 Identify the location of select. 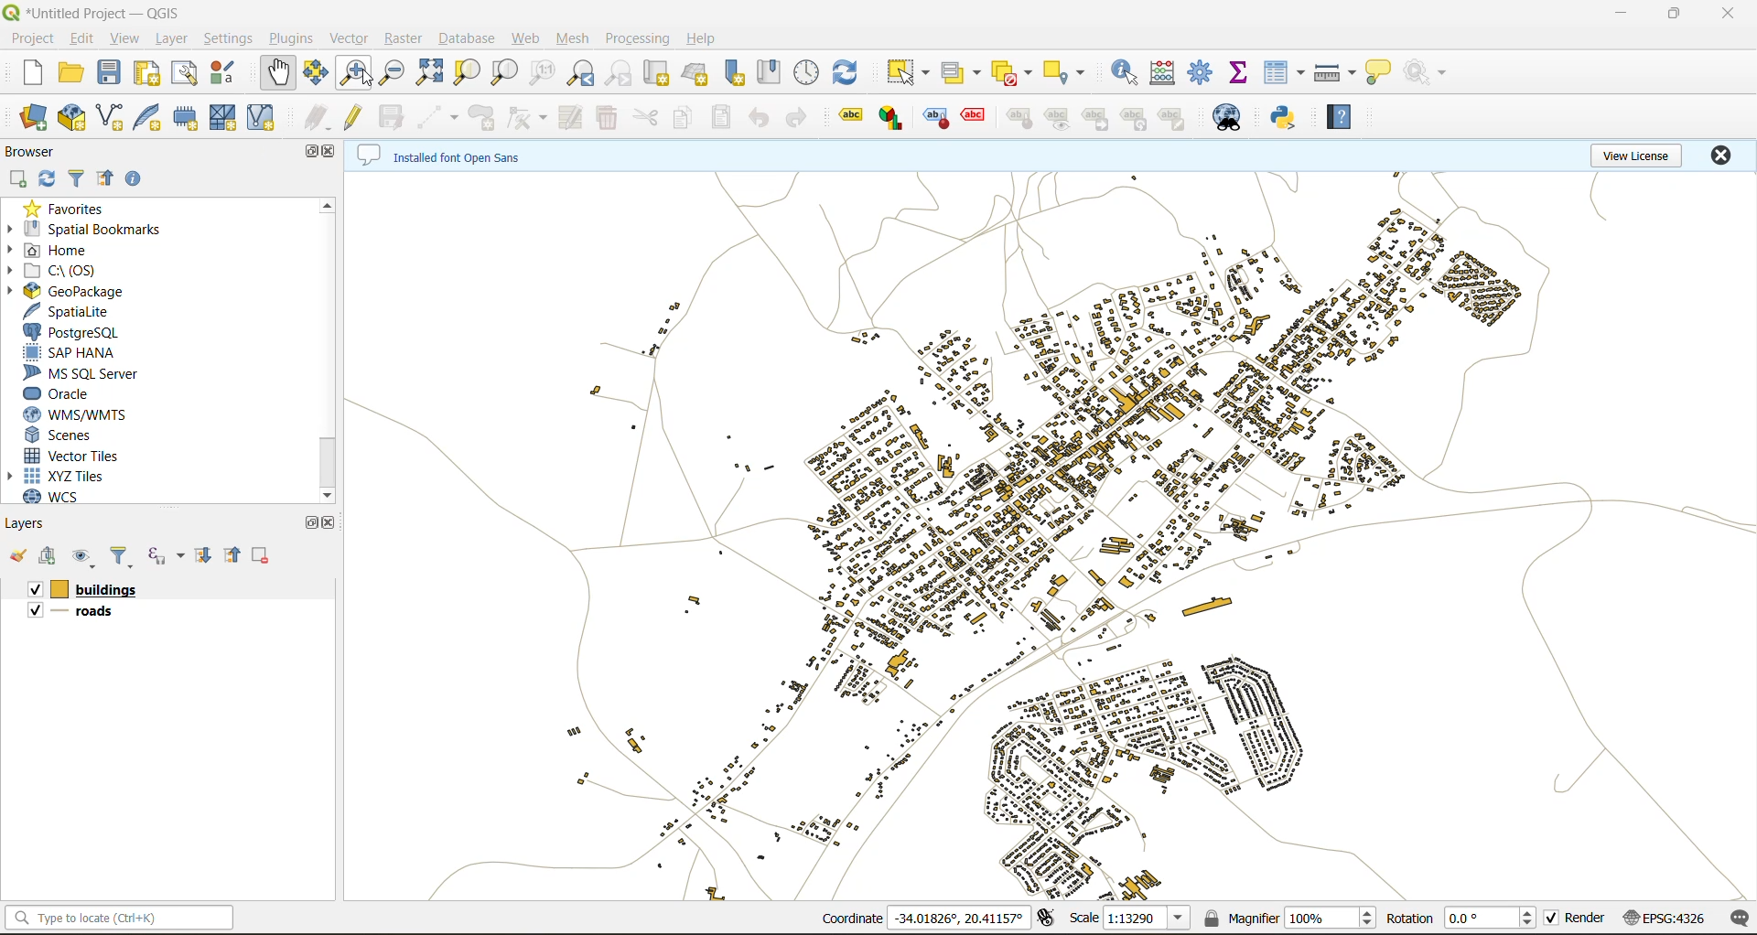
(906, 73).